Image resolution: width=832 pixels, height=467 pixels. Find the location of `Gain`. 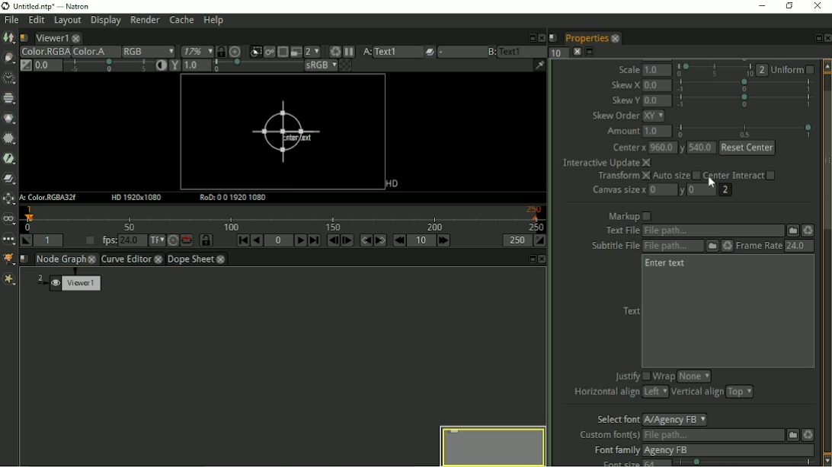

Gain is located at coordinates (46, 65).